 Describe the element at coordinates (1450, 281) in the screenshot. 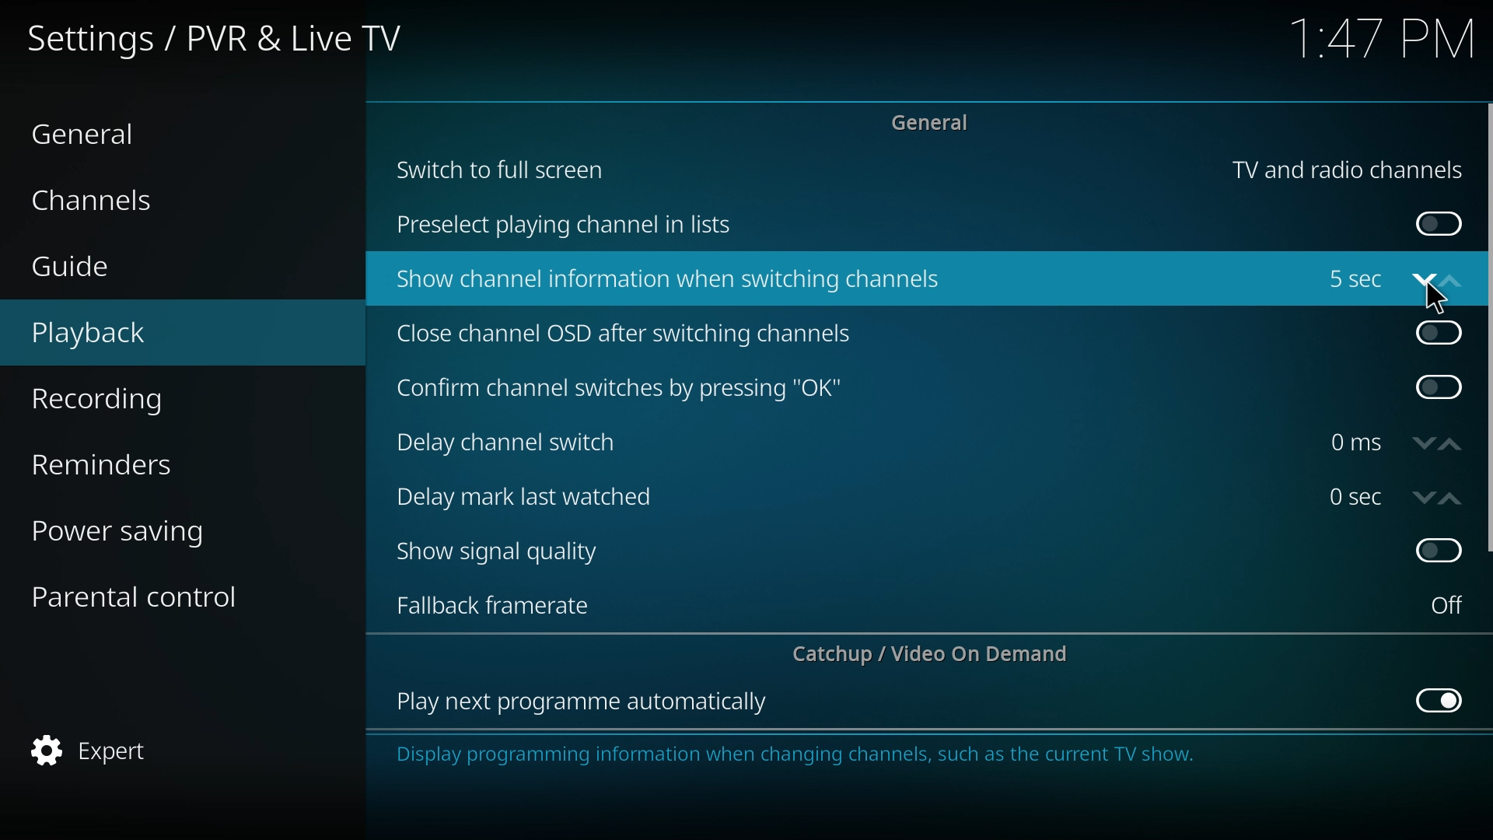

I see `increase time` at that location.